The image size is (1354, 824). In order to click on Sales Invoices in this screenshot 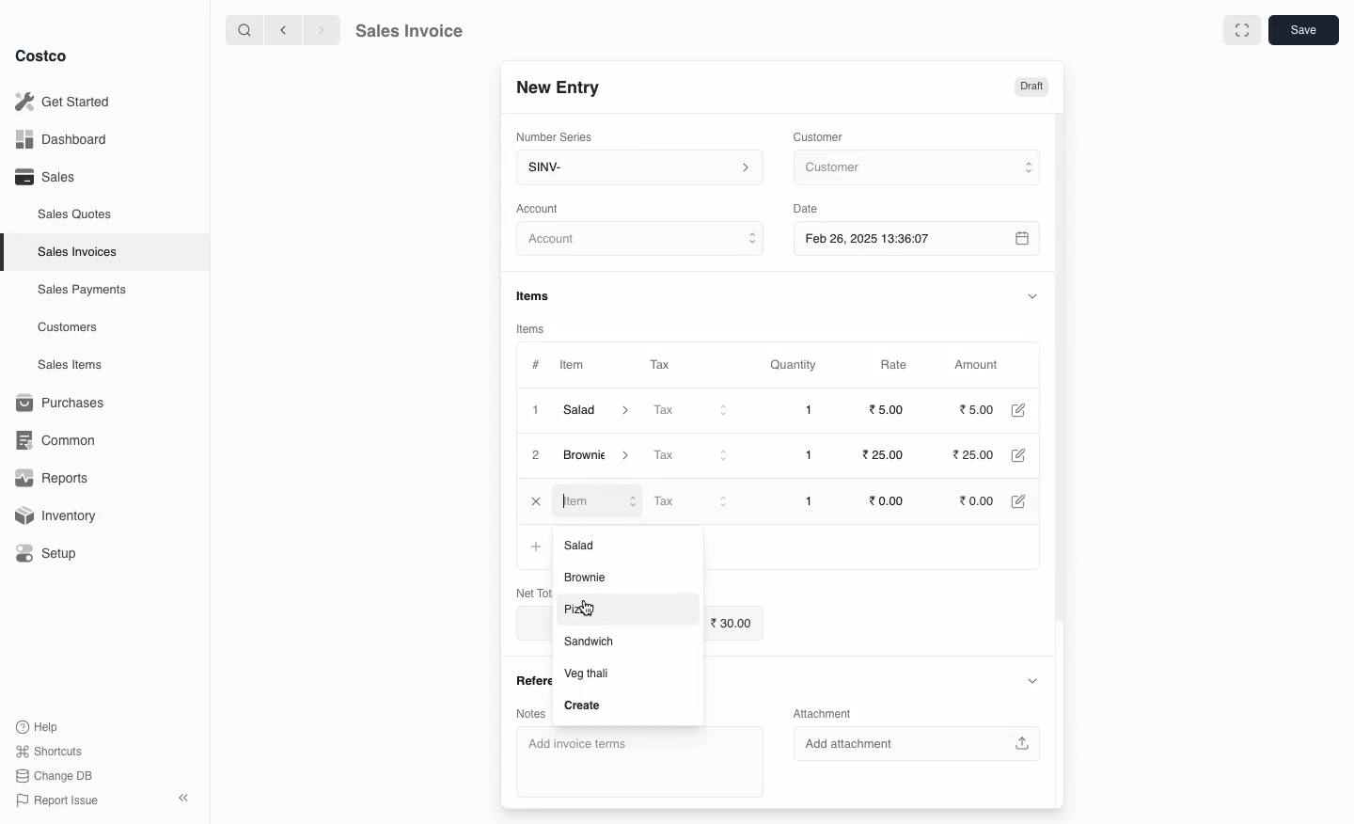, I will do `click(78, 252)`.